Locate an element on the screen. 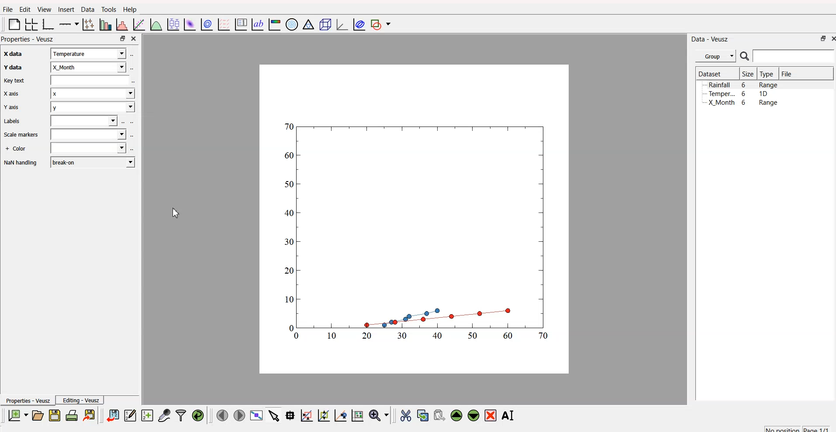 The image size is (836, 432). Key text is located at coordinates (15, 81).